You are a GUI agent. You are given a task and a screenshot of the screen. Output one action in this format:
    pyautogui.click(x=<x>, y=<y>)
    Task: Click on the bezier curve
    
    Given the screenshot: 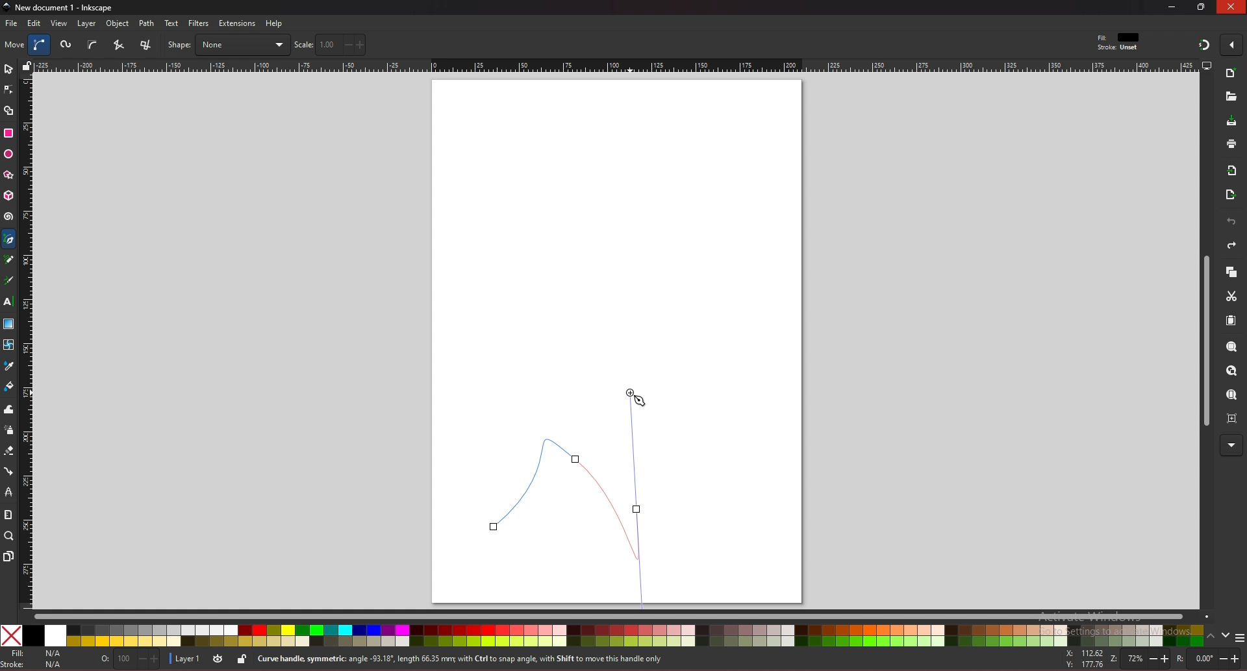 What is the action you would take?
    pyautogui.click(x=577, y=495)
    